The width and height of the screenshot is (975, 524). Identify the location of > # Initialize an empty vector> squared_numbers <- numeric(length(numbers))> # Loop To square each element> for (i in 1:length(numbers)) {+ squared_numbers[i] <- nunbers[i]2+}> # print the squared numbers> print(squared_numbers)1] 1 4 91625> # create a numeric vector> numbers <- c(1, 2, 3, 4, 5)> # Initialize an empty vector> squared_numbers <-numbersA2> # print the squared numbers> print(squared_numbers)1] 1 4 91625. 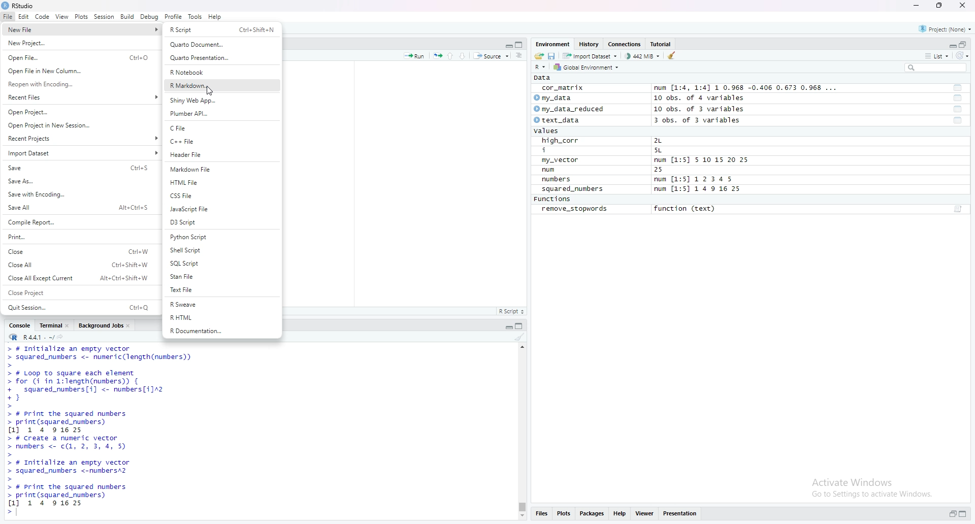
(109, 432).